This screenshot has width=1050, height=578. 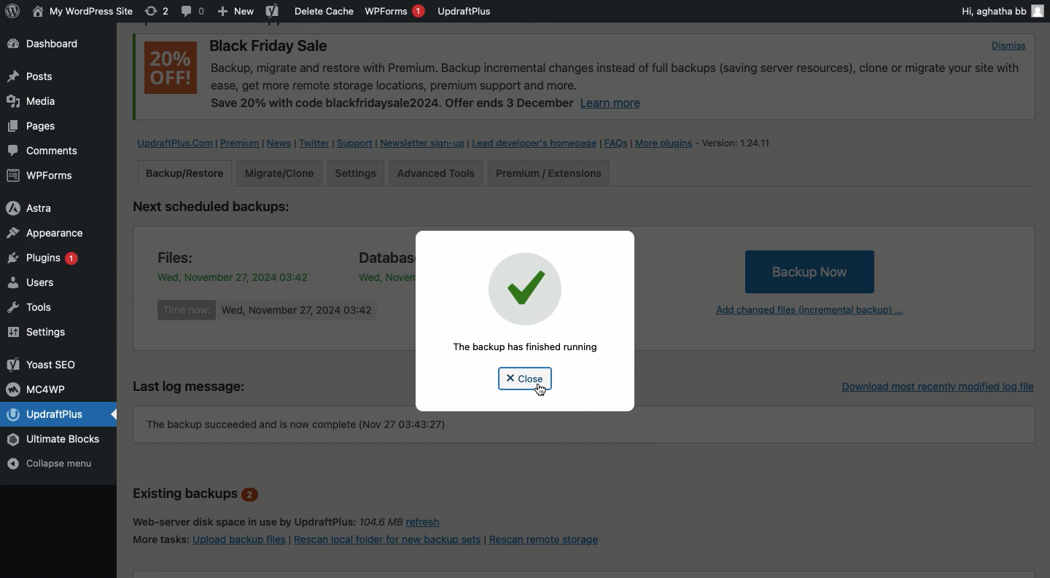 What do you see at coordinates (933, 384) in the screenshot?
I see `Download most recently modified log file` at bounding box center [933, 384].